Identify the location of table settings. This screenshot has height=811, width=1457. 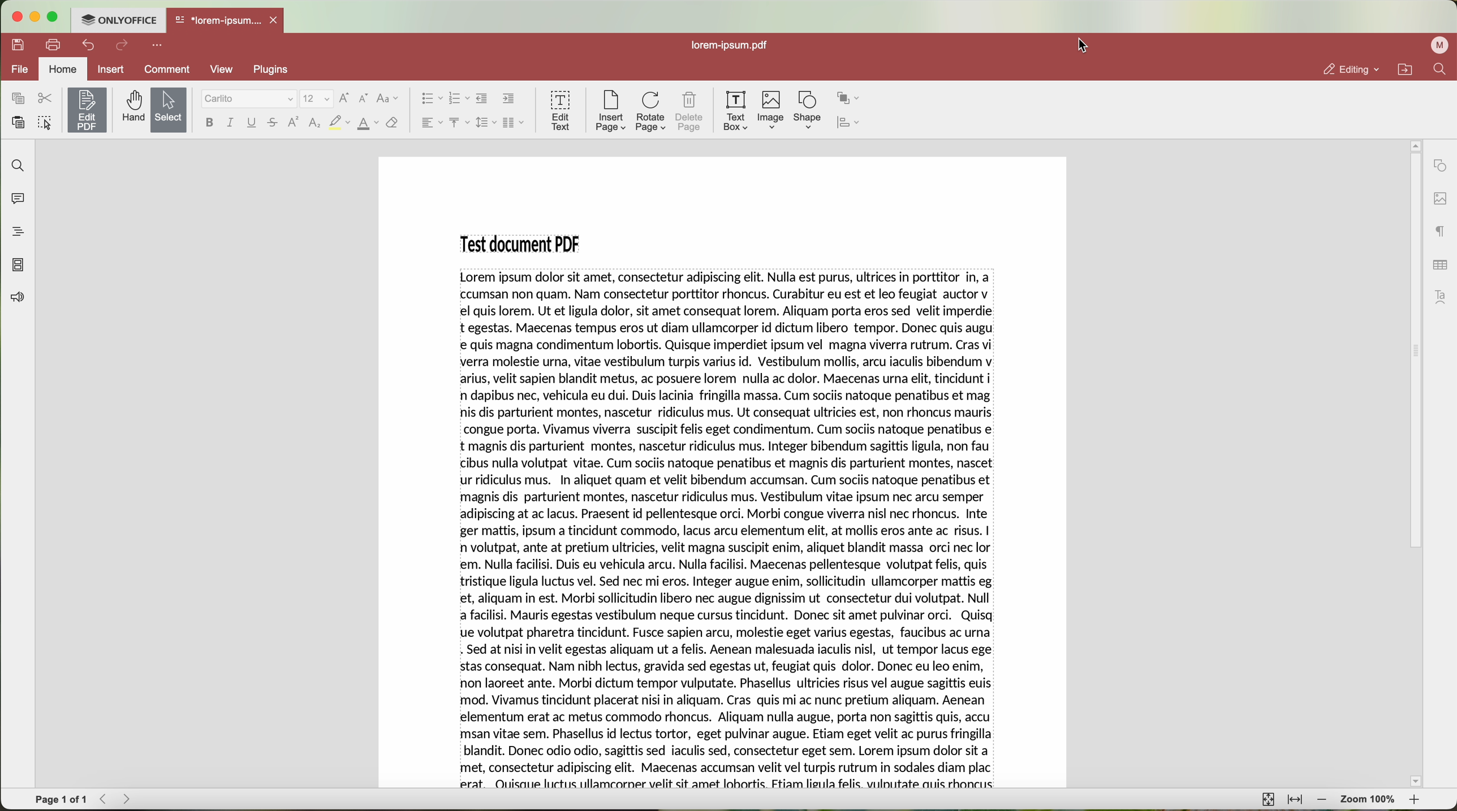
(1439, 265).